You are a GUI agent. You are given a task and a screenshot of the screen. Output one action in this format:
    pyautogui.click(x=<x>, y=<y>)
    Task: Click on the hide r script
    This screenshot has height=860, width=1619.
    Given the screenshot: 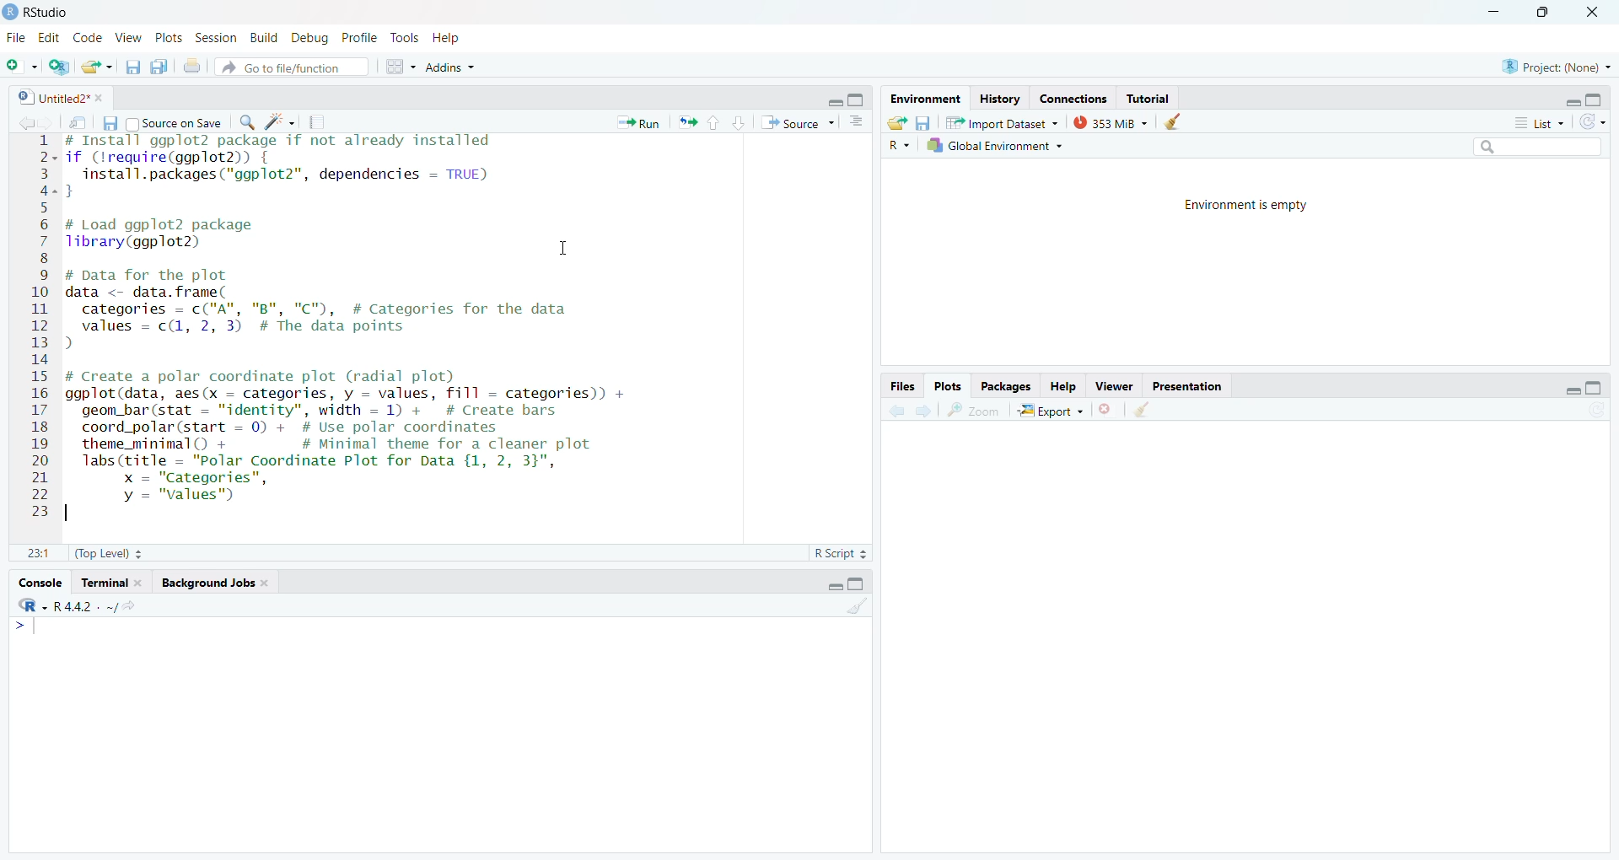 What is the action you would take?
    pyautogui.click(x=828, y=587)
    